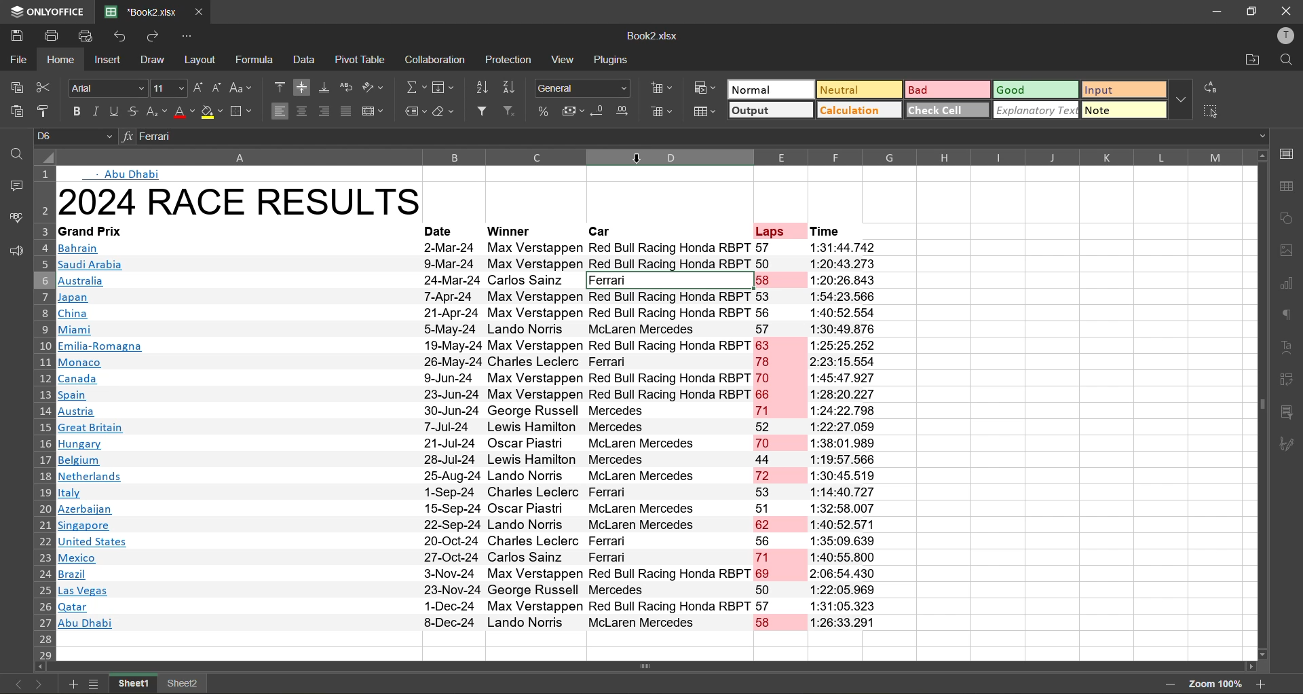  Describe the element at coordinates (651, 35) in the screenshot. I see `Book2.xlsx` at that location.